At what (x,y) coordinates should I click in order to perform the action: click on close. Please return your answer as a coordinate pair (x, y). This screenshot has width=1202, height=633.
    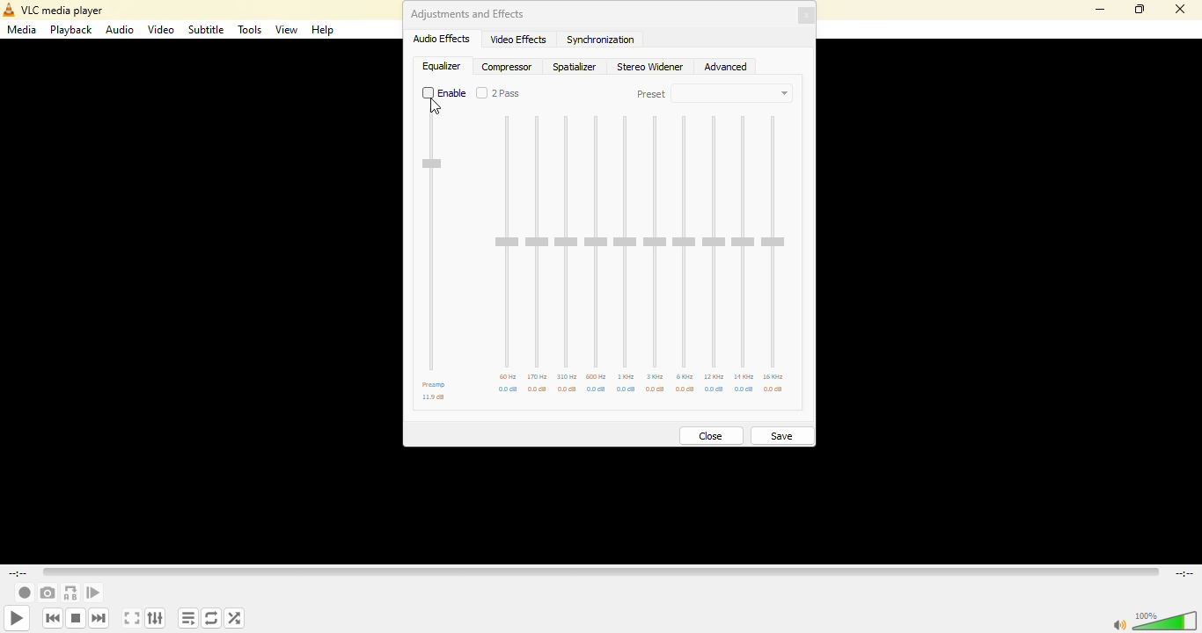
    Looking at the image, I should click on (712, 433).